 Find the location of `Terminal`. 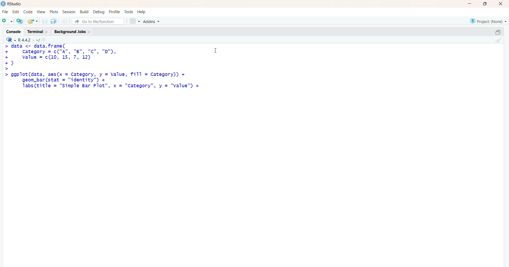

Terminal is located at coordinates (37, 31).